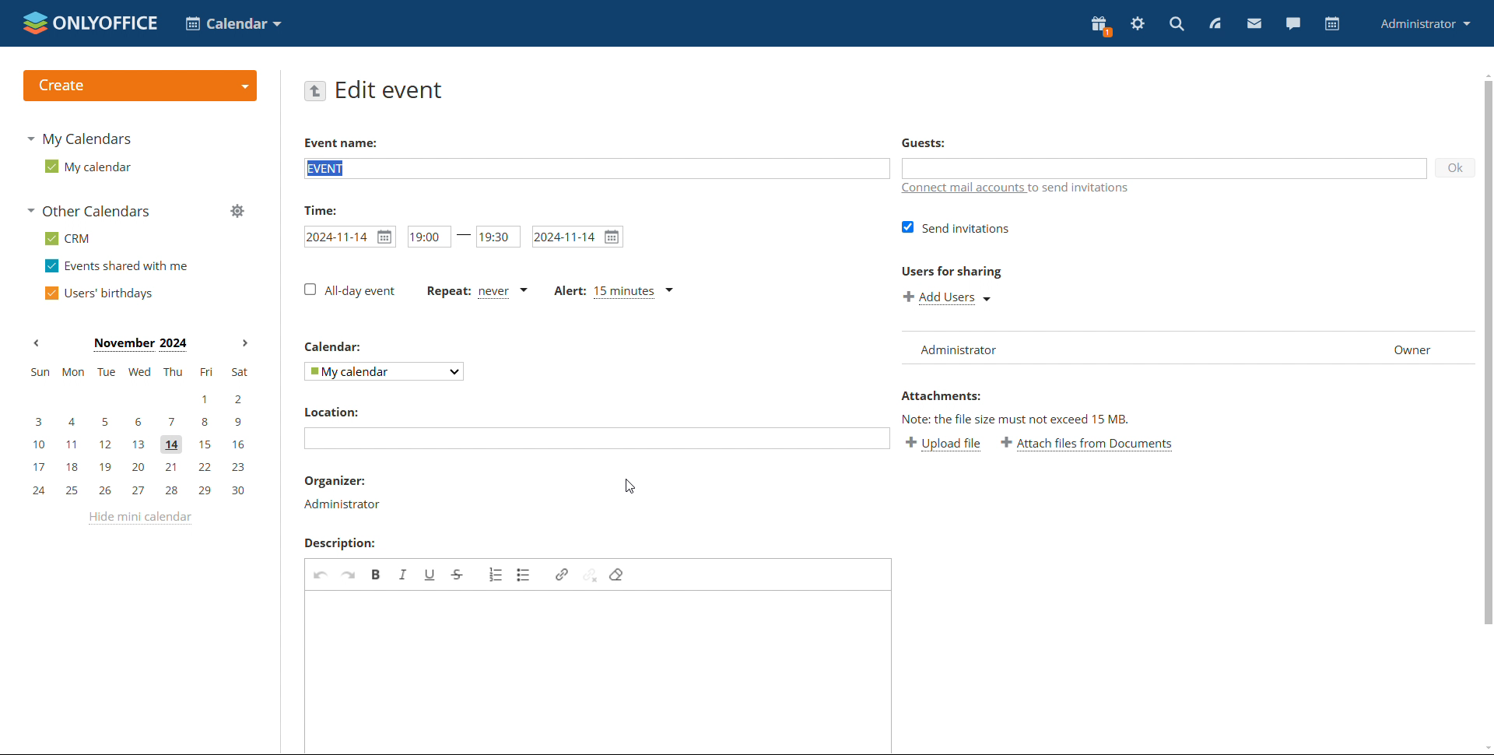 This screenshot has width=1494, height=755. Describe the element at coordinates (1254, 24) in the screenshot. I see `mail` at that location.